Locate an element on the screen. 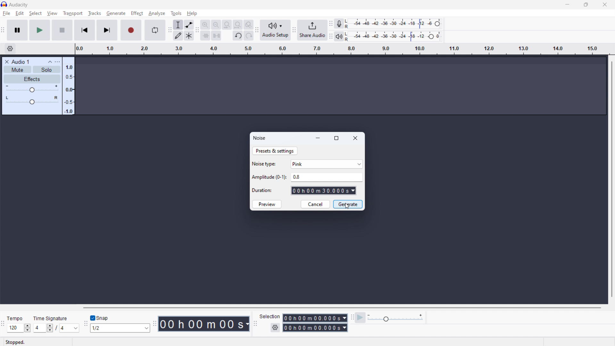 This screenshot has height=346, width=615. redo is located at coordinates (248, 36).